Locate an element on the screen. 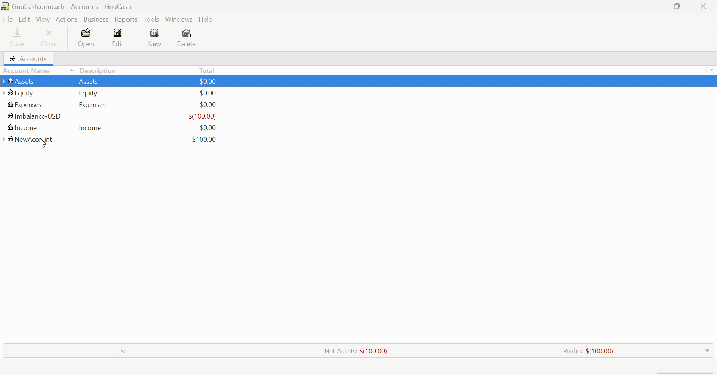  Net Assets: $(100.00) is located at coordinates (357, 352).